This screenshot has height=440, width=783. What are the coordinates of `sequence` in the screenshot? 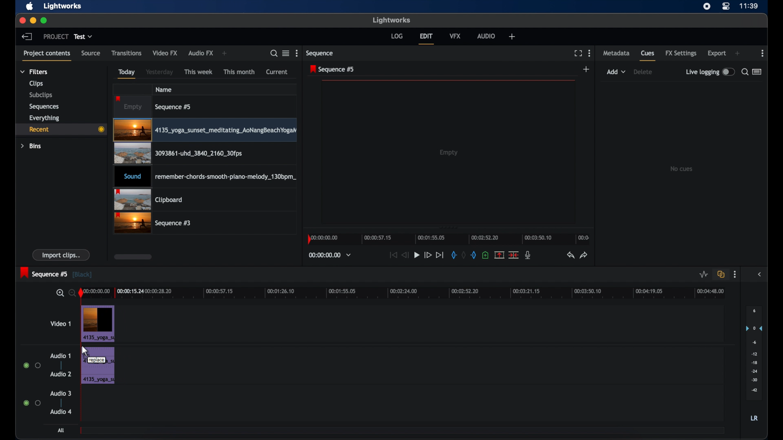 It's located at (320, 54).